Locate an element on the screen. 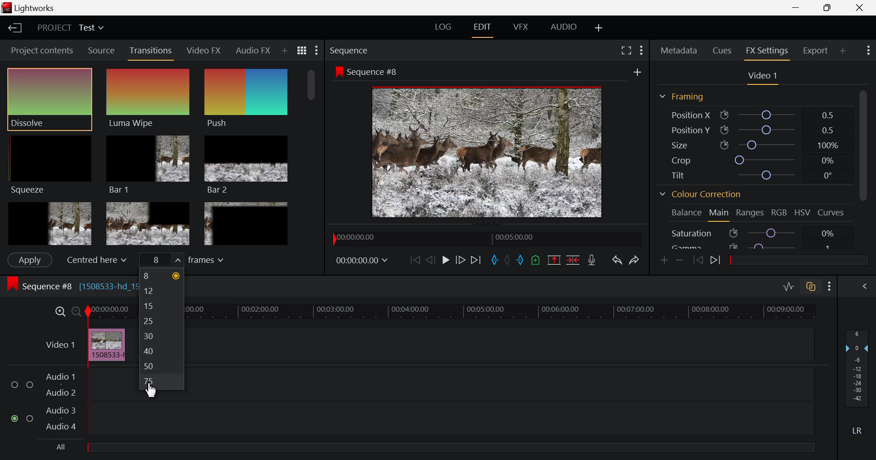 This screenshot has height=460, width=876. Toggle auto track sync is located at coordinates (810, 287).